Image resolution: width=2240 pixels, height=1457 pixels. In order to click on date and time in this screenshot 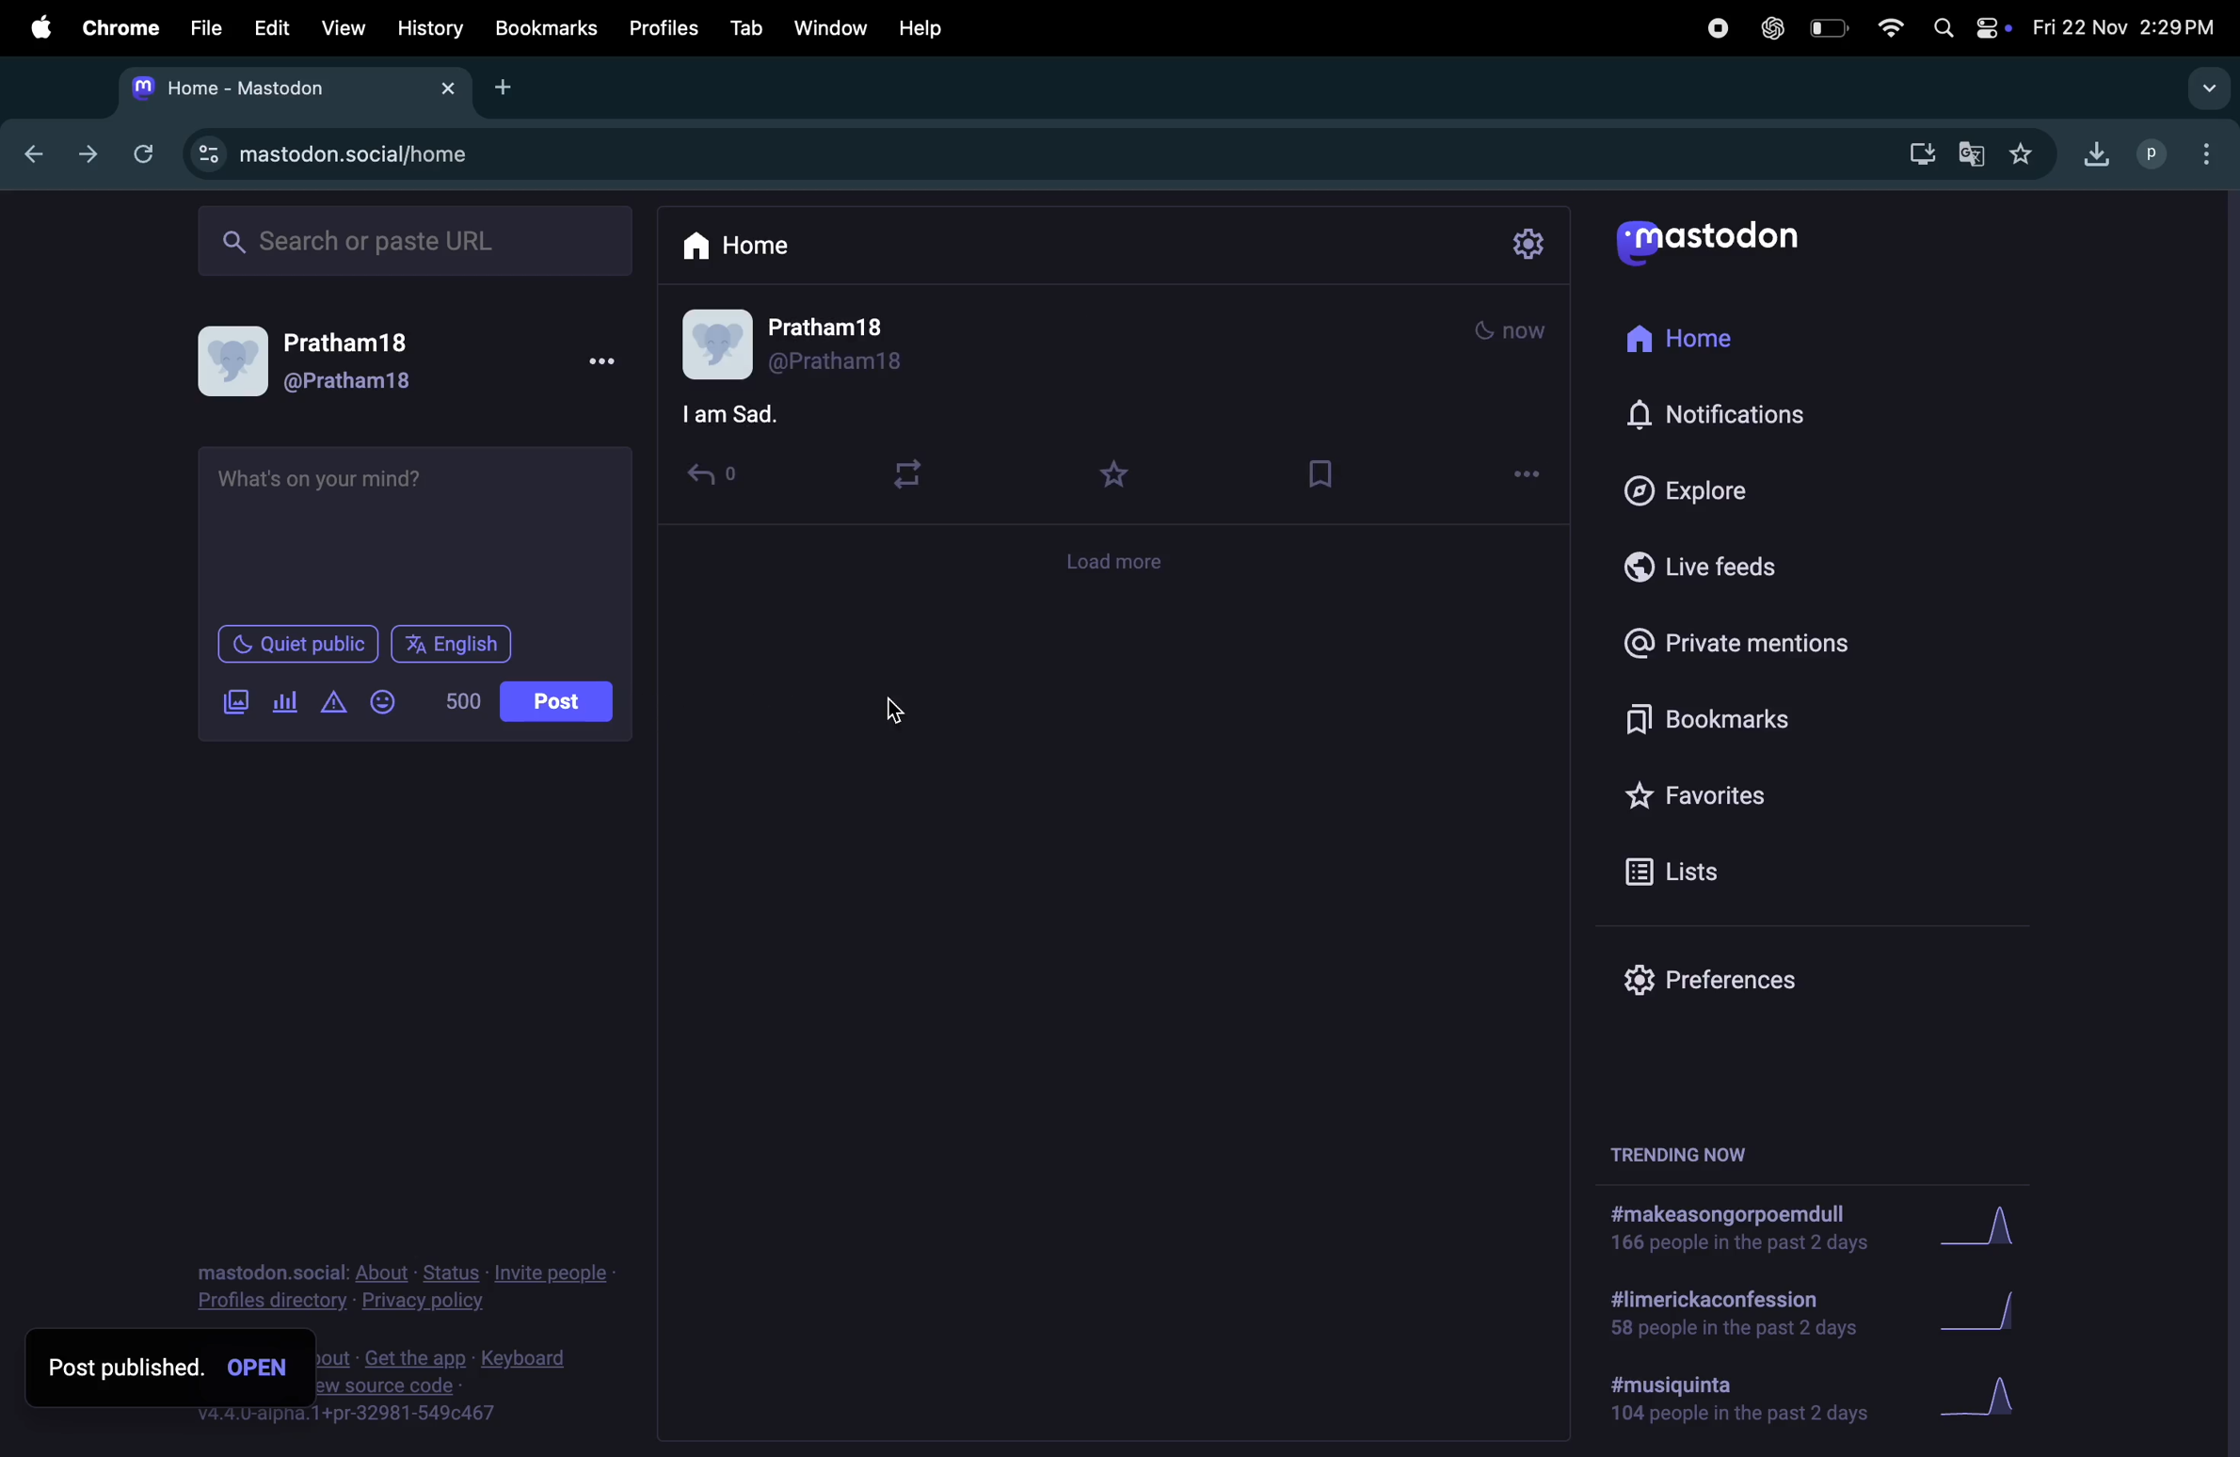, I will do `click(2130, 26)`.